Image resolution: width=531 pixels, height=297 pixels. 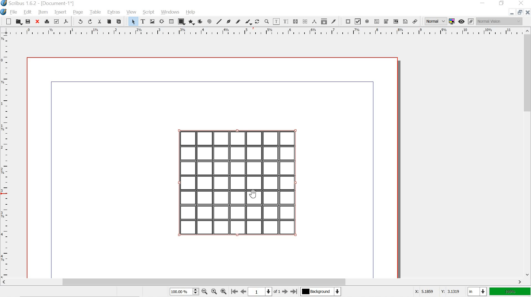 I want to click on of 1, so click(x=276, y=292).